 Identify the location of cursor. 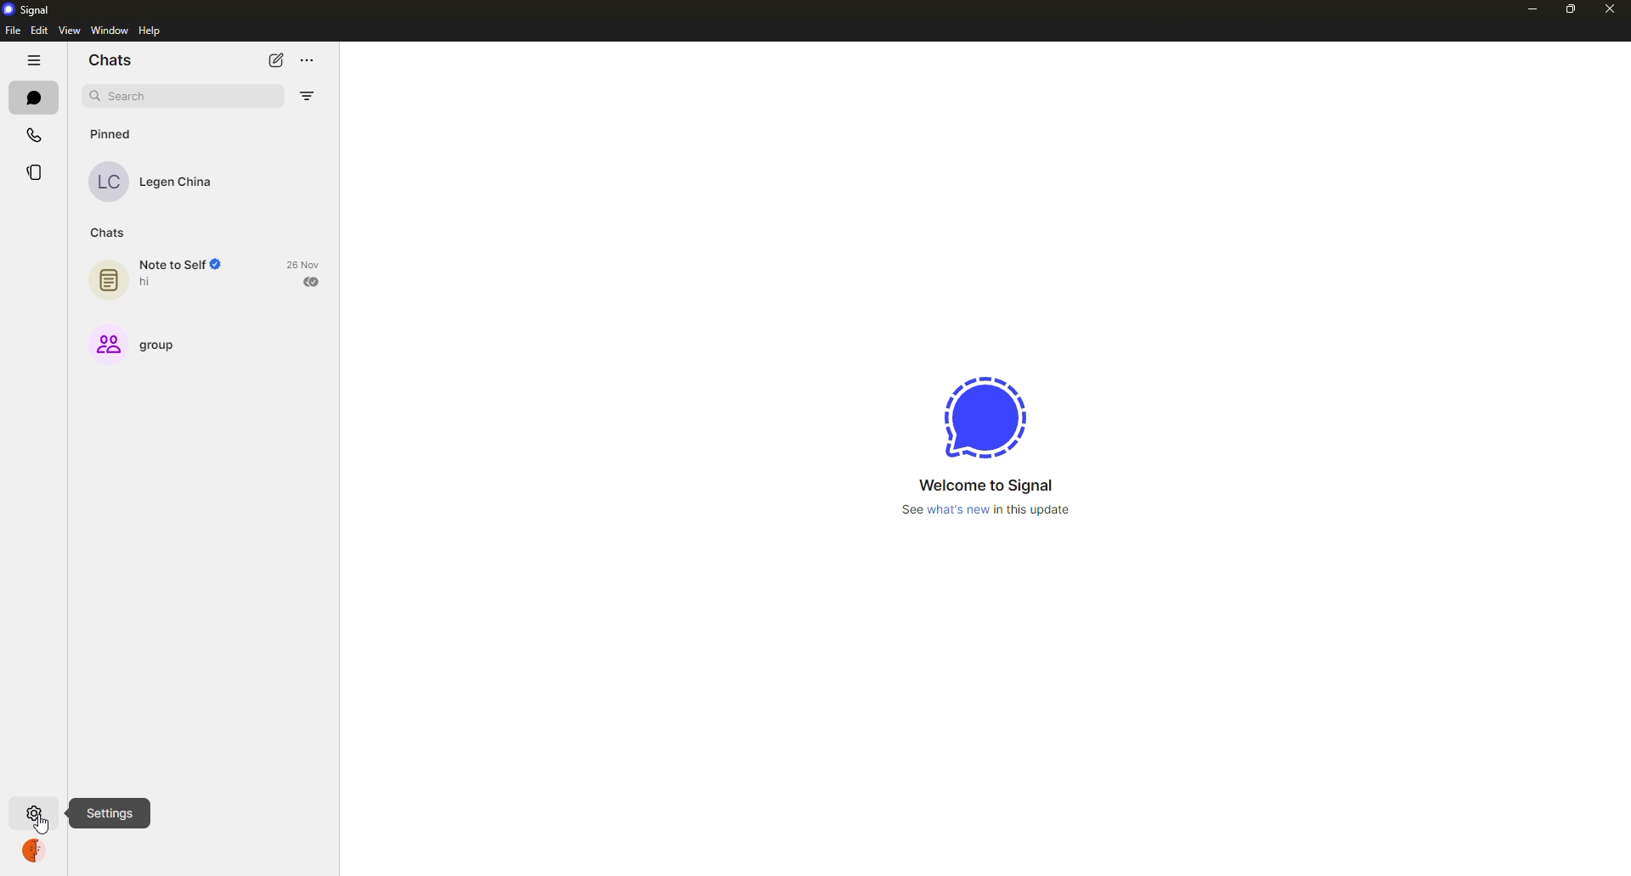
(43, 827).